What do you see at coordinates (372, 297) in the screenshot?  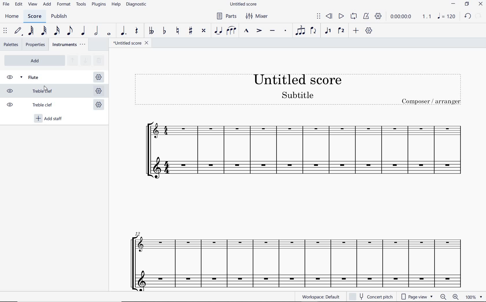 I see `concert pitch` at bounding box center [372, 297].